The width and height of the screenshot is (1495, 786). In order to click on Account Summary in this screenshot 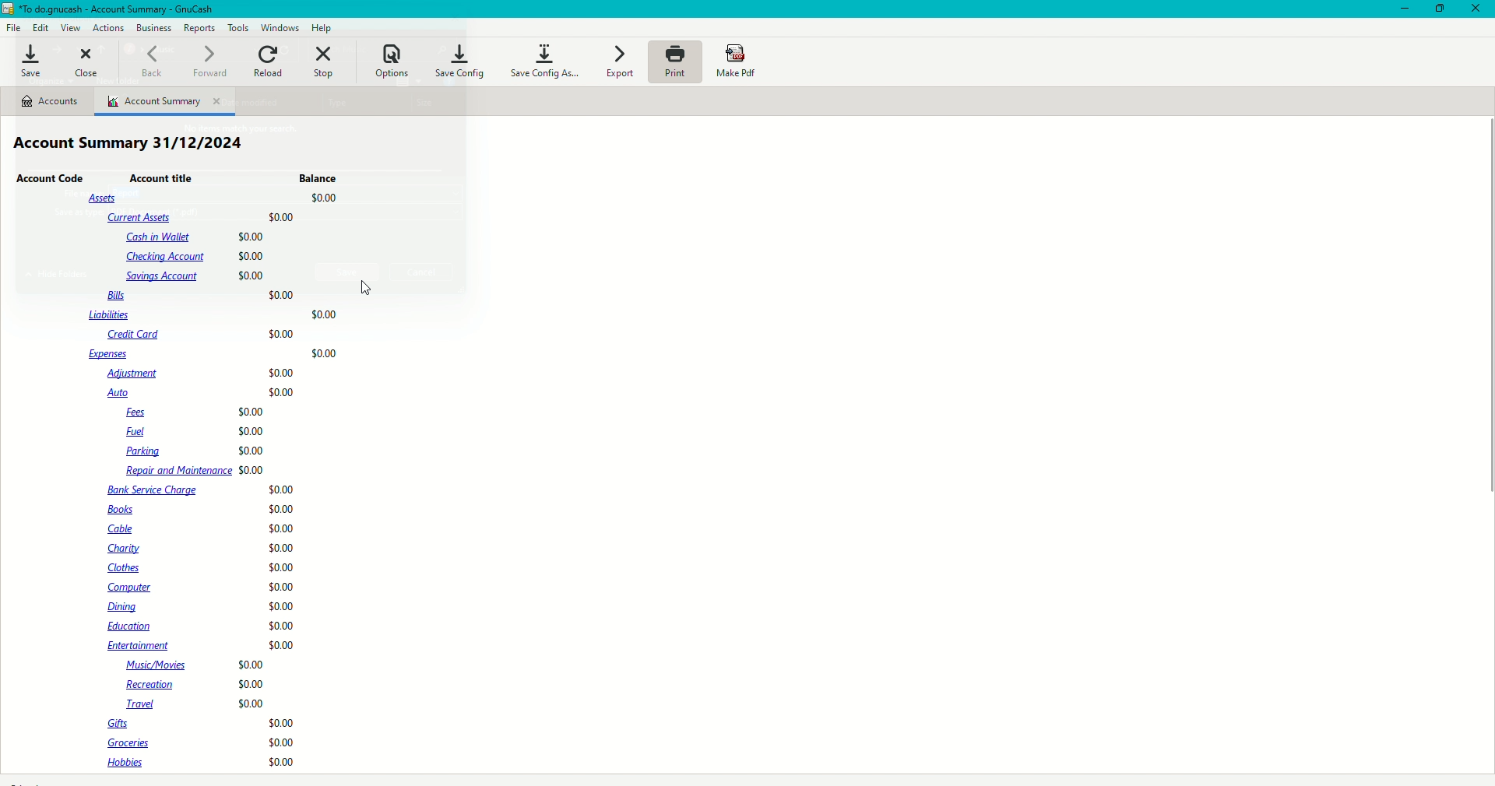, I will do `click(133, 145)`.